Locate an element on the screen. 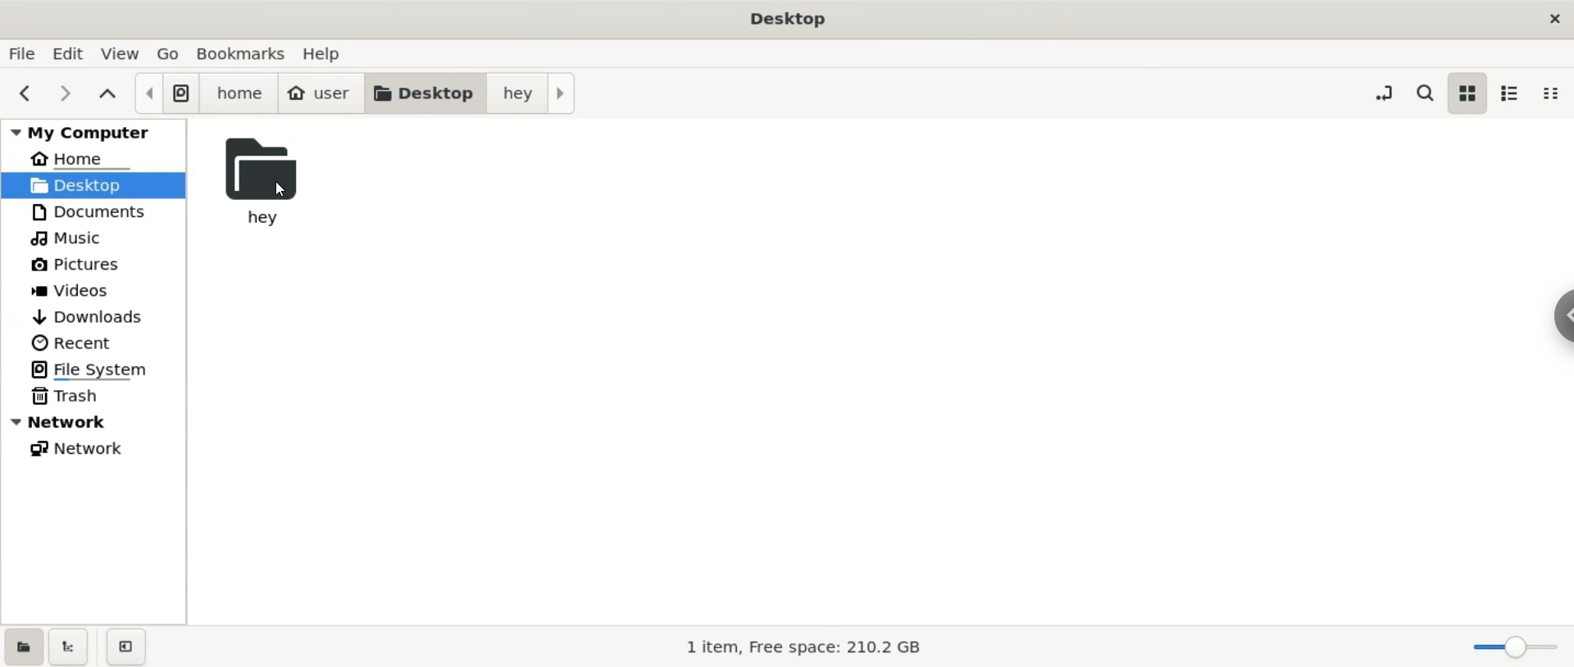 The height and width of the screenshot is (667, 1574). show places is located at coordinates (22, 646).